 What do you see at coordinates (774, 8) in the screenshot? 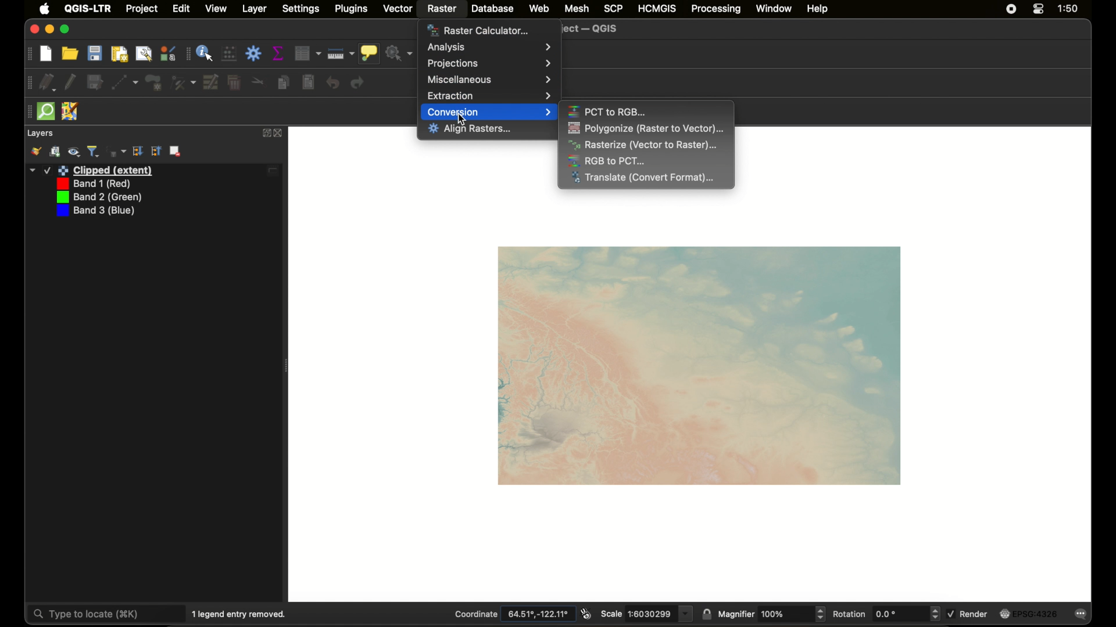
I see `window` at bounding box center [774, 8].